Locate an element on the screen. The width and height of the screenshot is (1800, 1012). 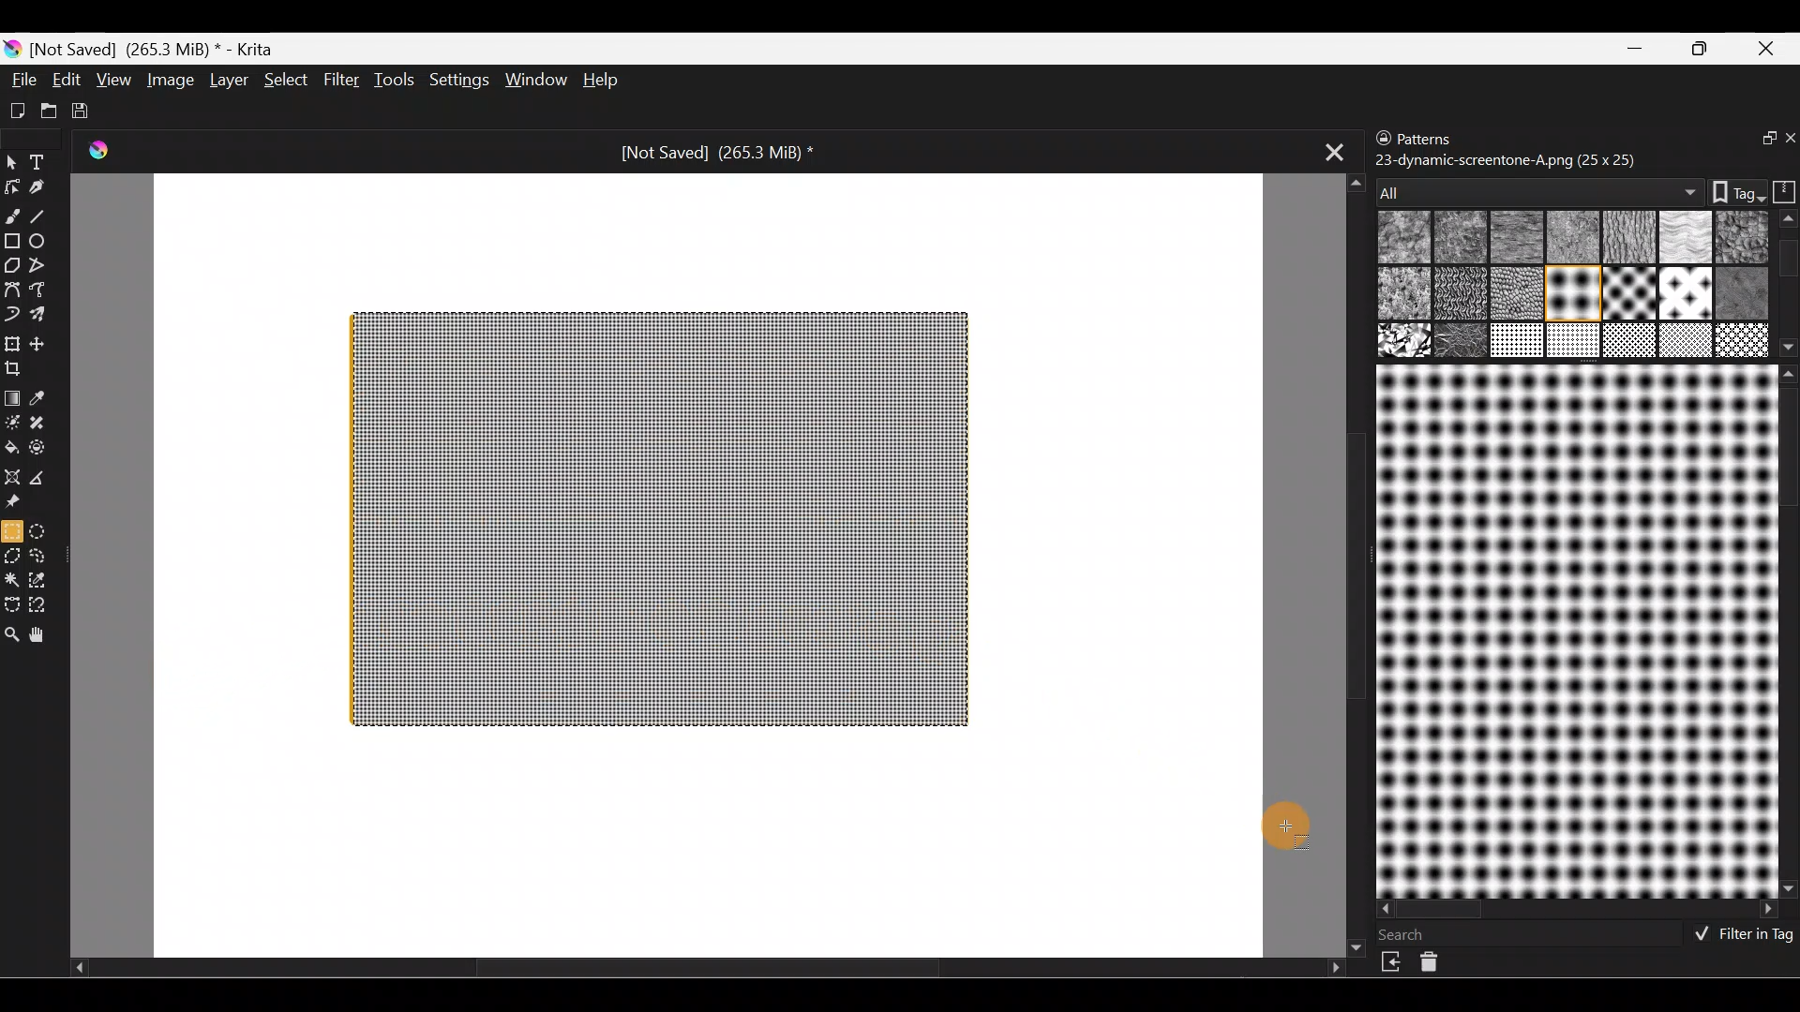
Scroll bar is located at coordinates (1788, 631).